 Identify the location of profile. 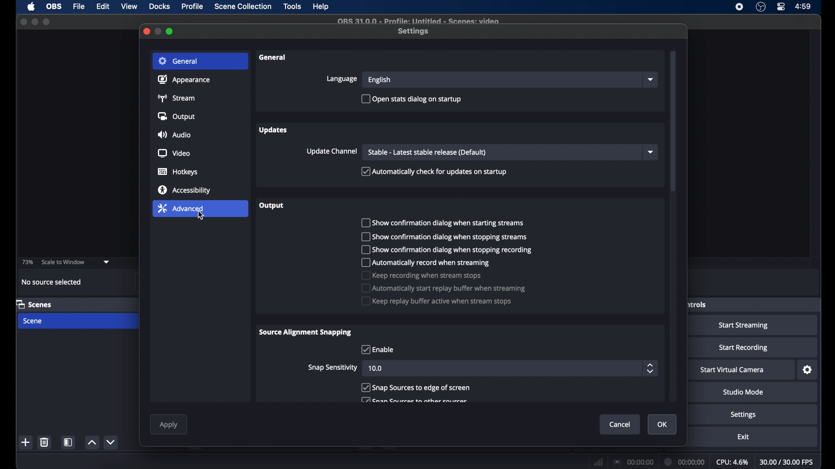
(193, 7).